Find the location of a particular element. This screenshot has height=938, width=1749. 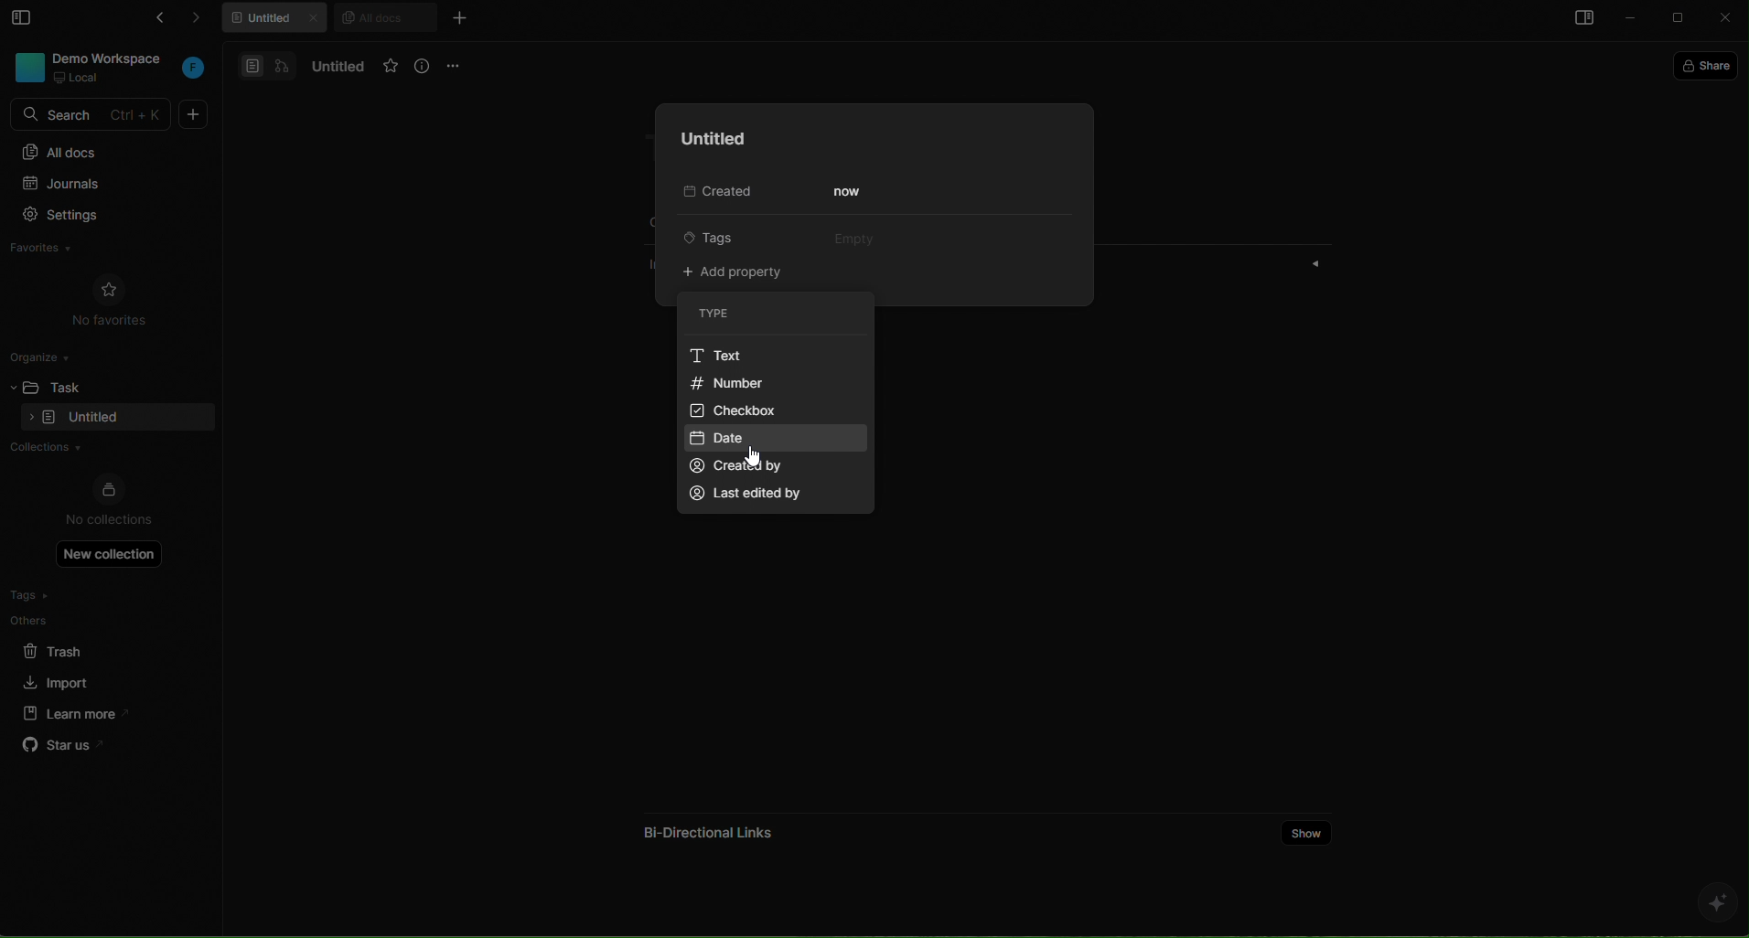

bi directional links is located at coordinates (704, 826).